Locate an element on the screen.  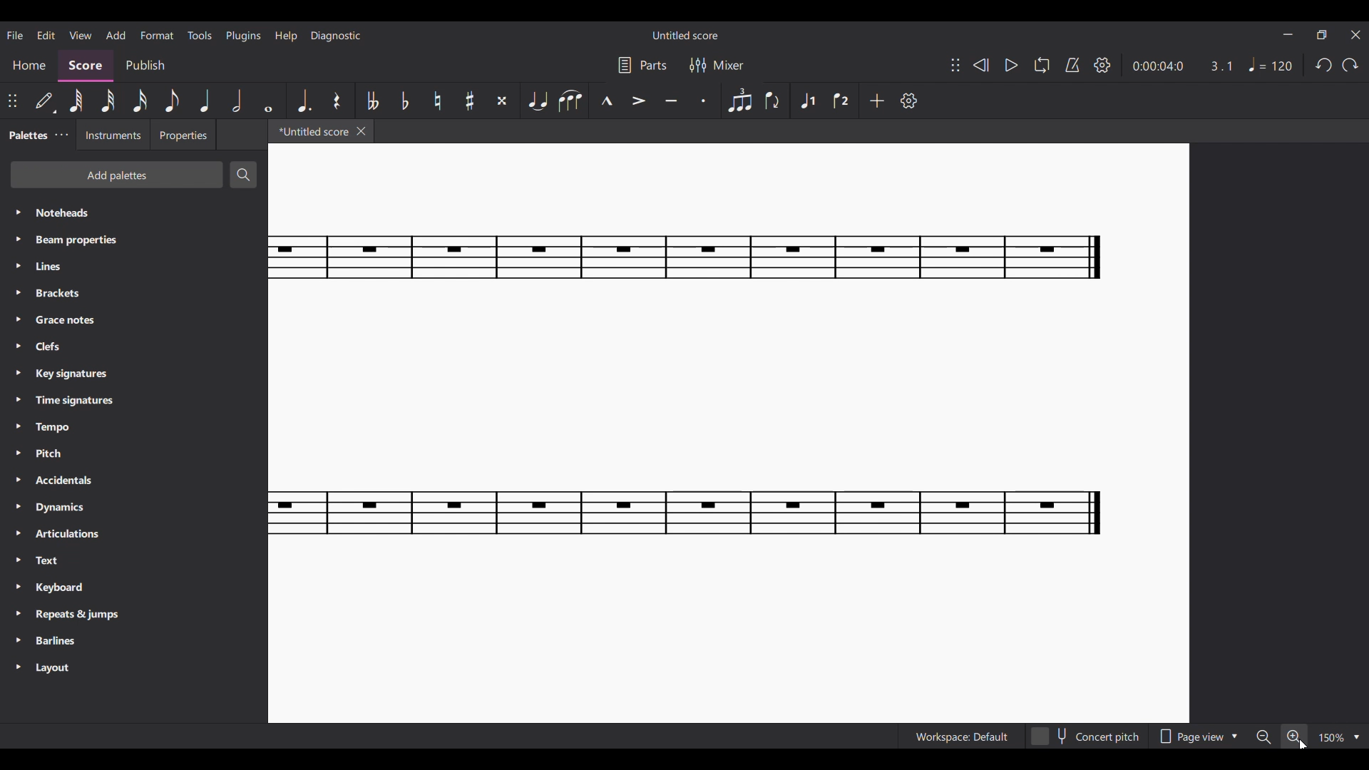
16th note is located at coordinates (140, 101).